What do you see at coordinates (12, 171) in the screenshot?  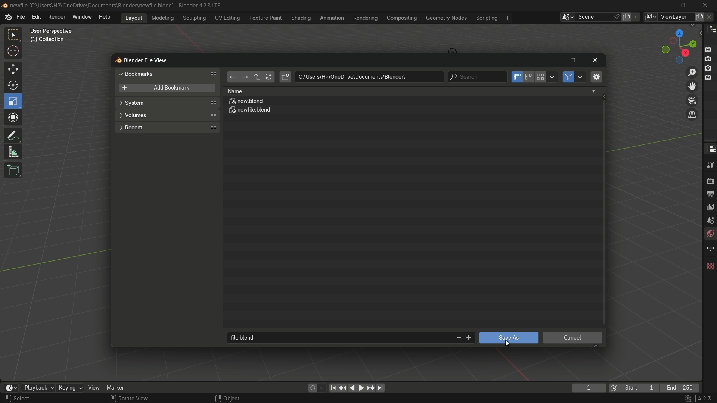 I see `add cube` at bounding box center [12, 171].